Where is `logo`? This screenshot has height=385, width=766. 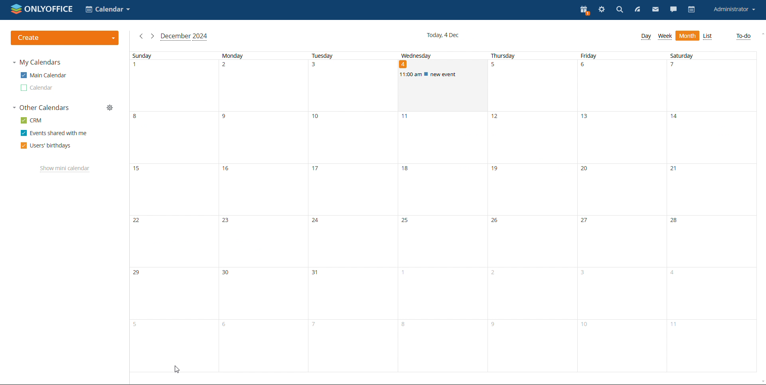 logo is located at coordinates (42, 9).